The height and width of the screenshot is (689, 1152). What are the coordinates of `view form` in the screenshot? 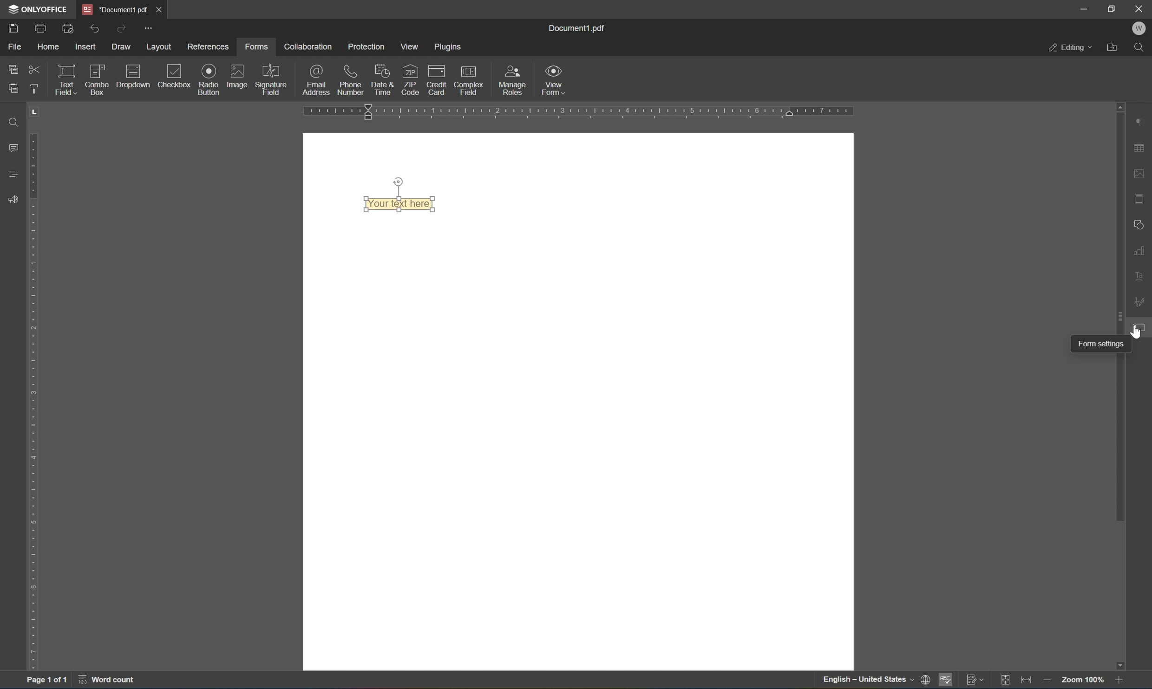 It's located at (555, 80).